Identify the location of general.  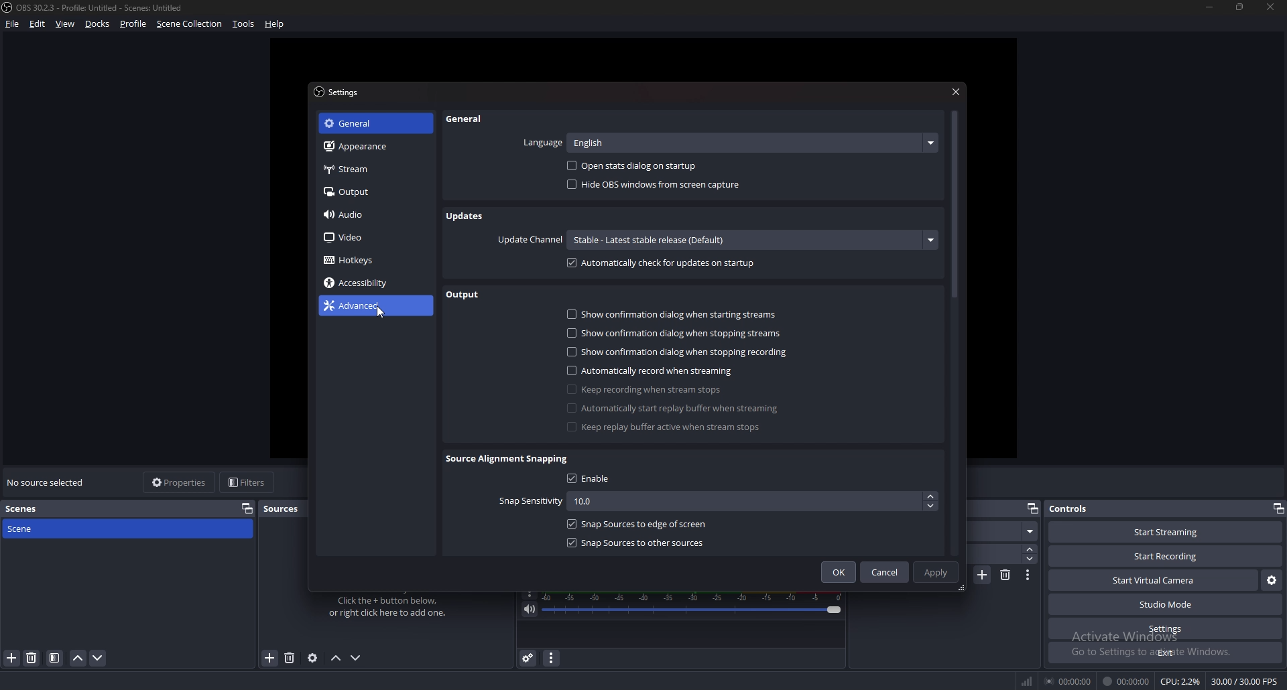
(369, 123).